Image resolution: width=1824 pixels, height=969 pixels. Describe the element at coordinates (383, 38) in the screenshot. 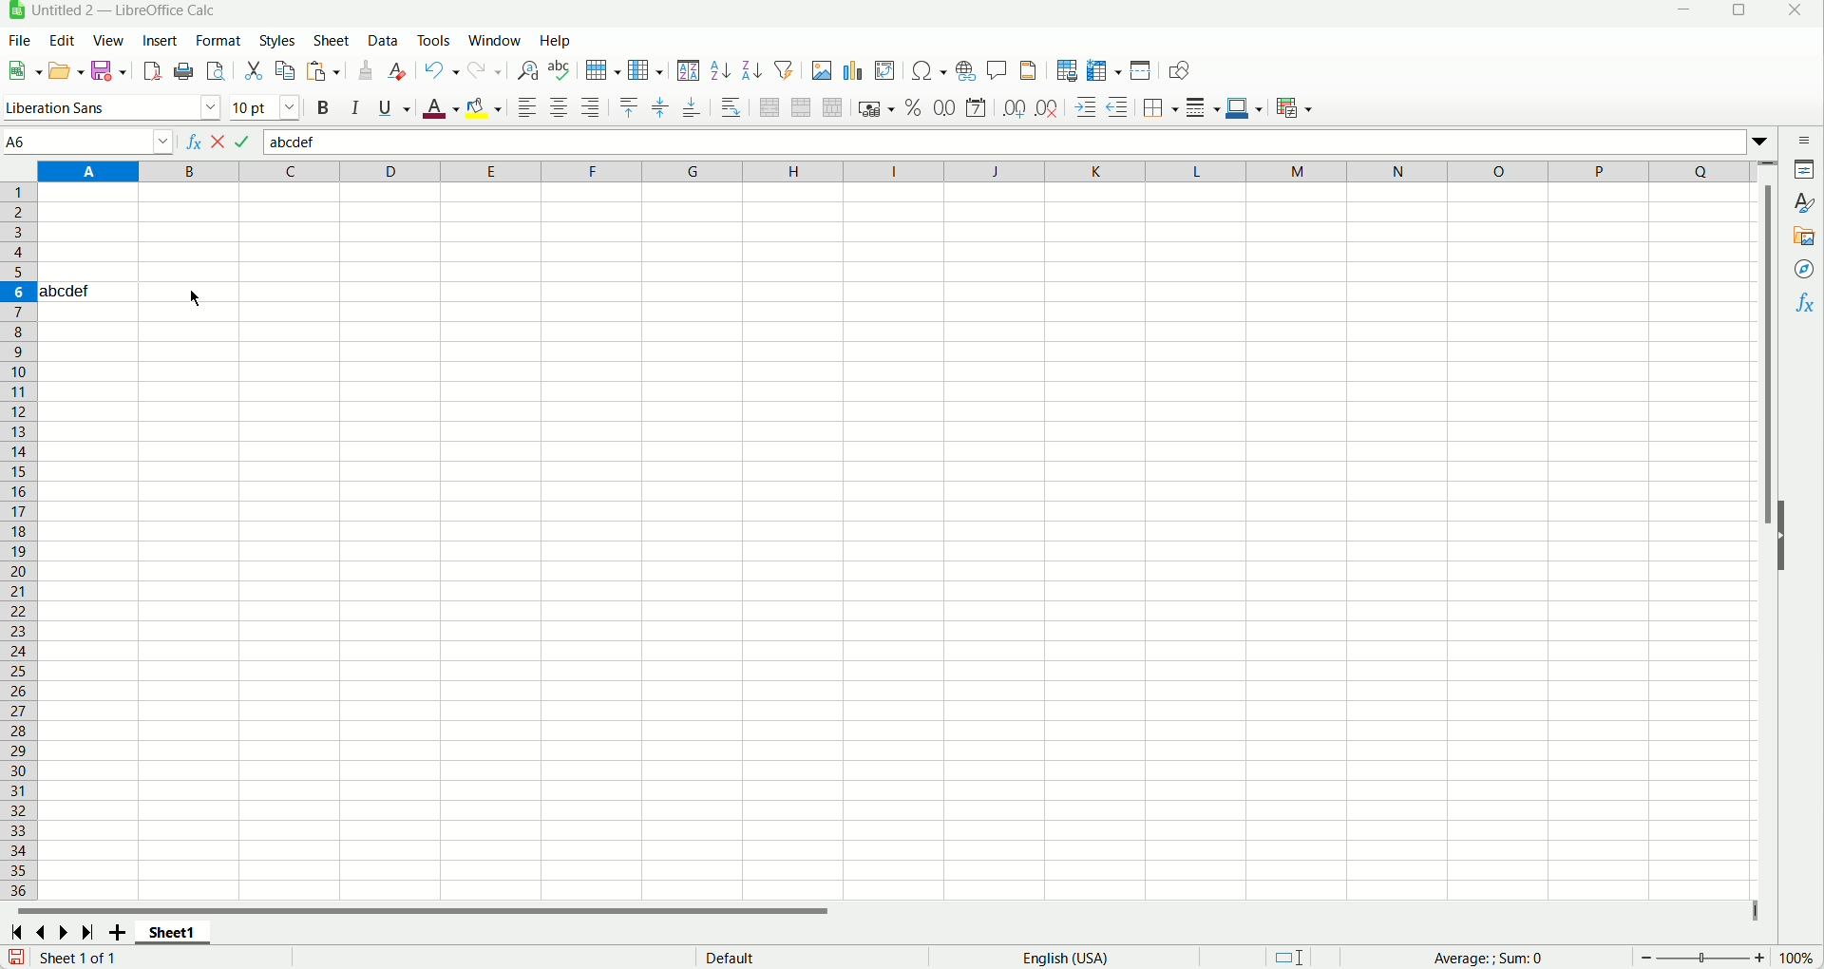

I see `data` at that location.